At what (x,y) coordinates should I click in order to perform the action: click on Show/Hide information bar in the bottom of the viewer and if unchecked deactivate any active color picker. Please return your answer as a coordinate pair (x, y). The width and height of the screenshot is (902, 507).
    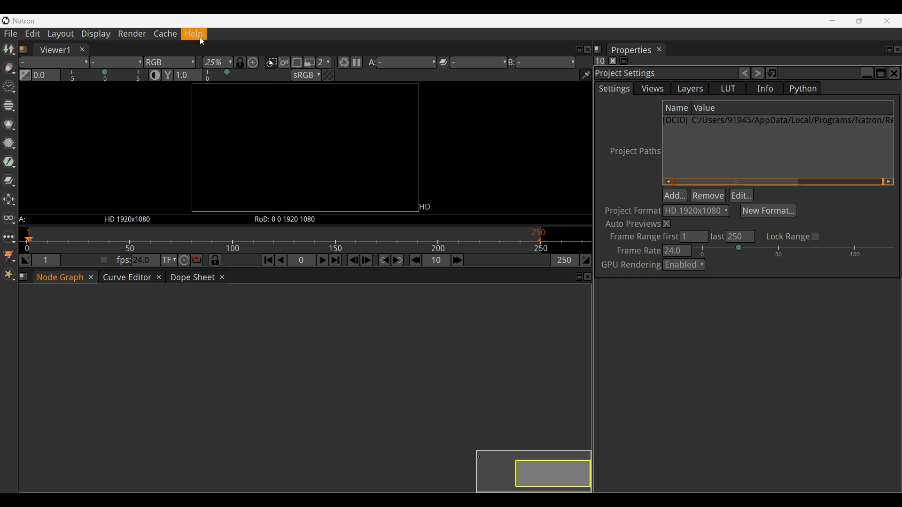
    Looking at the image, I should click on (585, 75).